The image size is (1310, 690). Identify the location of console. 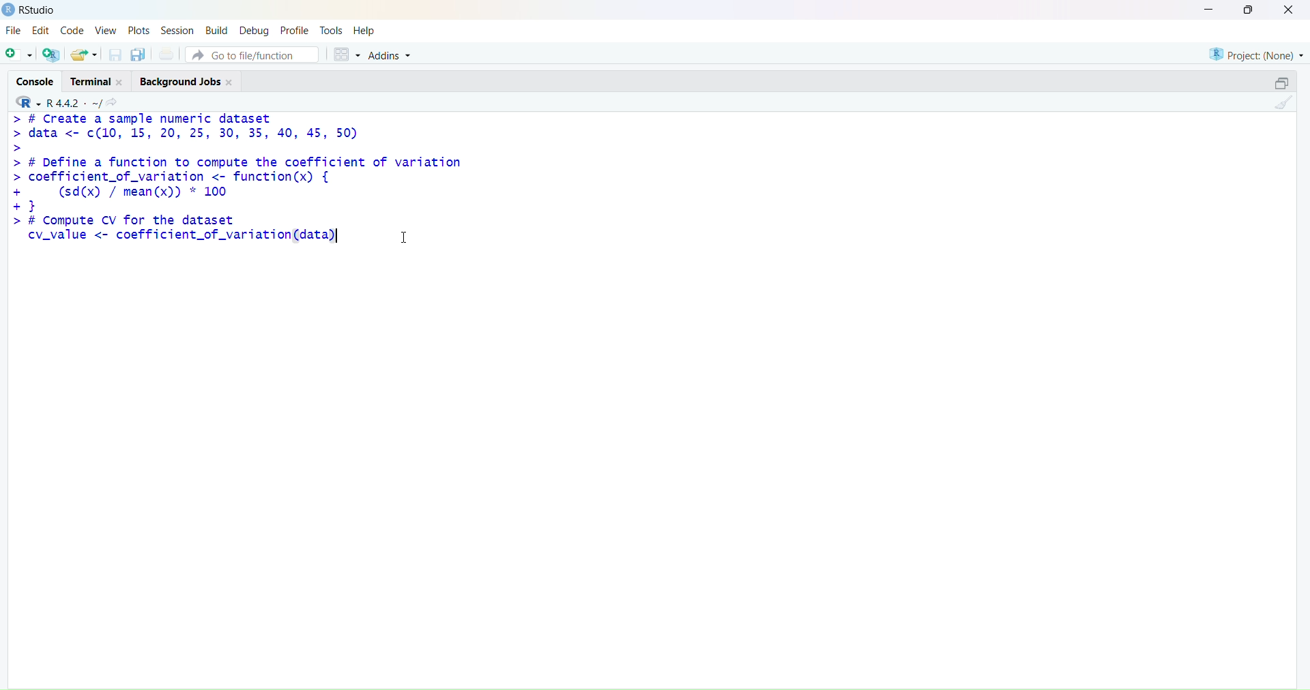
(36, 81).